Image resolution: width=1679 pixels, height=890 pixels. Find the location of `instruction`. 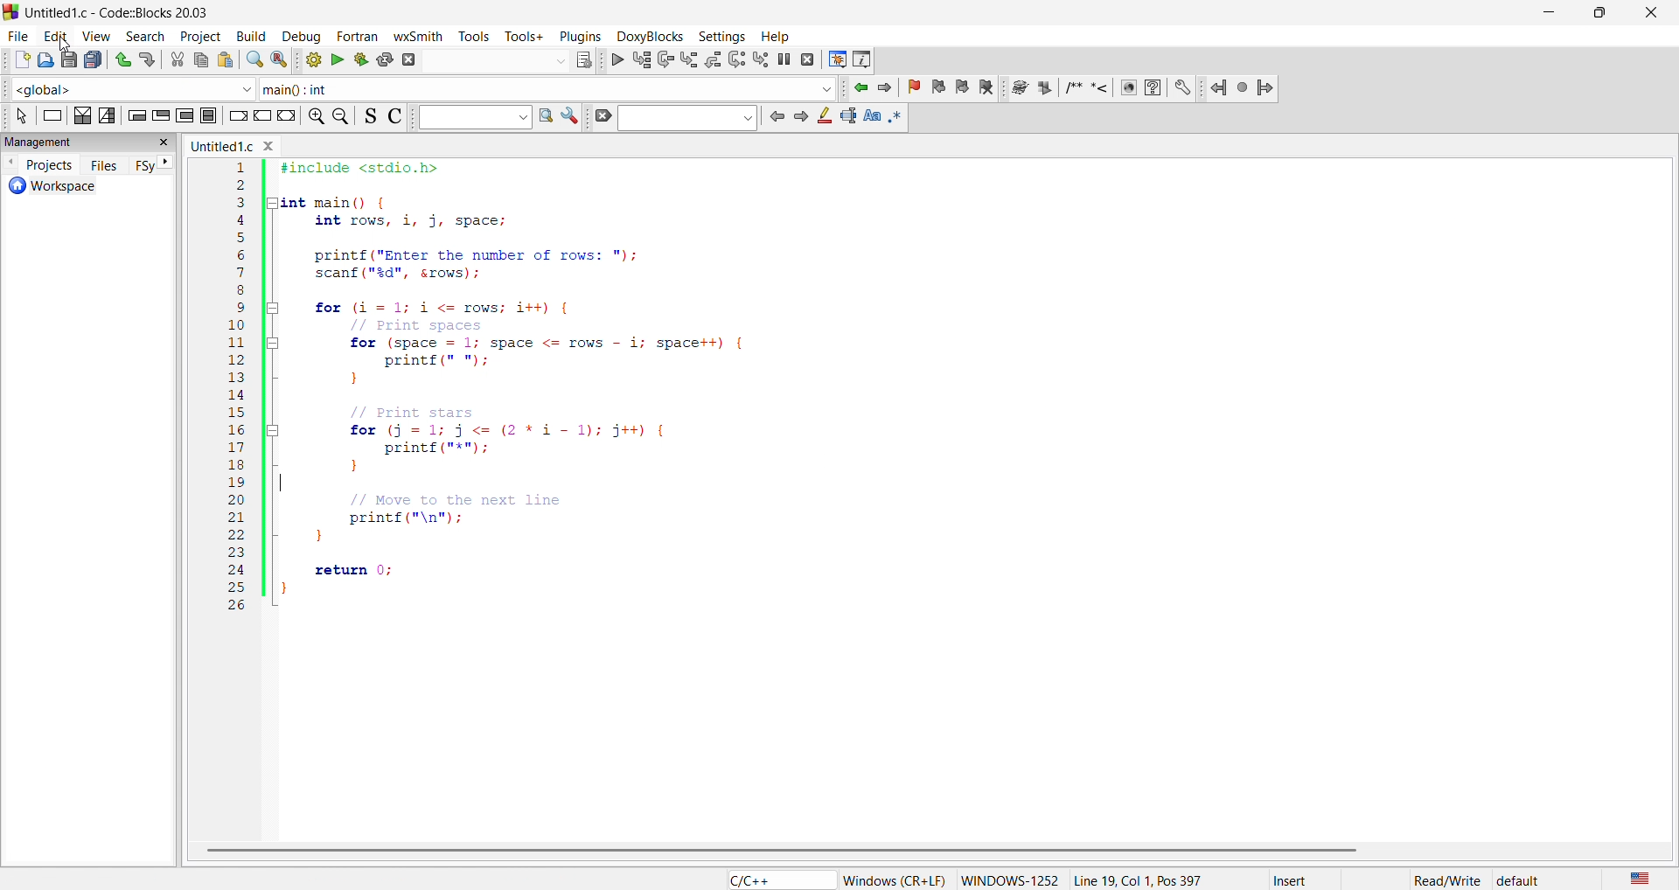

instruction is located at coordinates (51, 115).